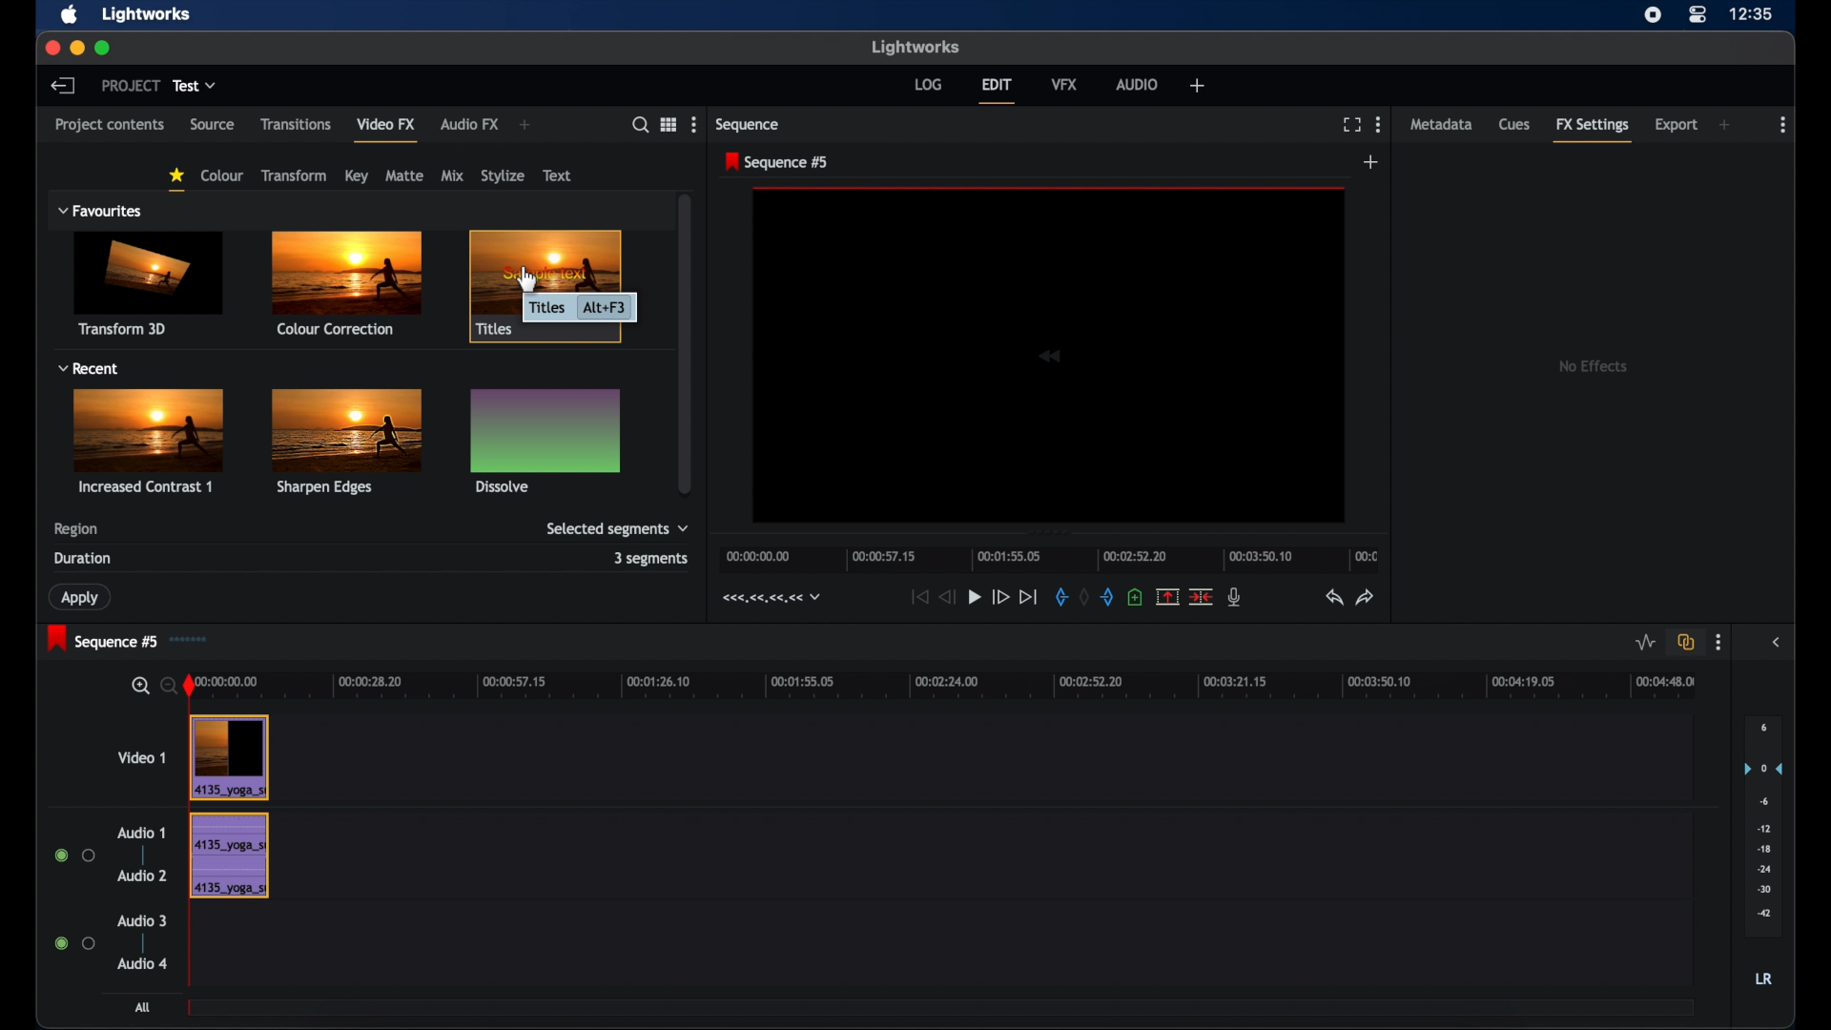  What do you see at coordinates (1683, 643) in the screenshot?
I see `toggle all all track sync` at bounding box center [1683, 643].